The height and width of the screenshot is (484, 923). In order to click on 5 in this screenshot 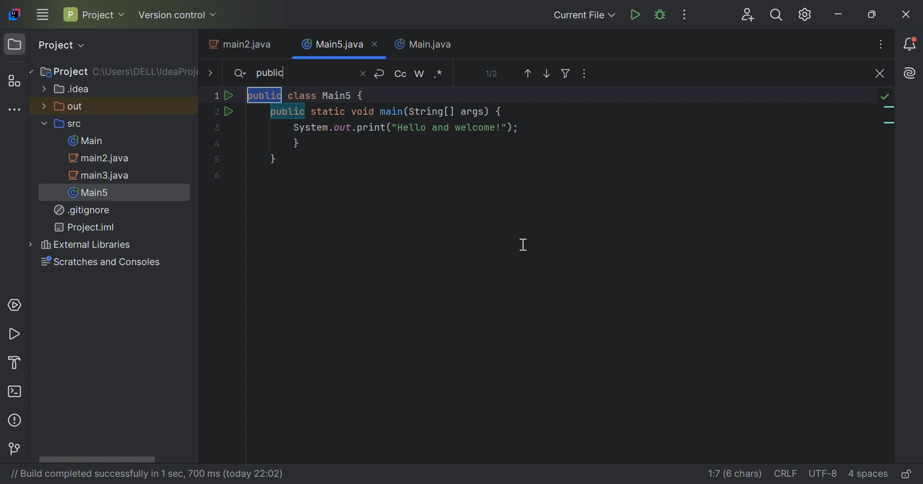, I will do `click(218, 159)`.